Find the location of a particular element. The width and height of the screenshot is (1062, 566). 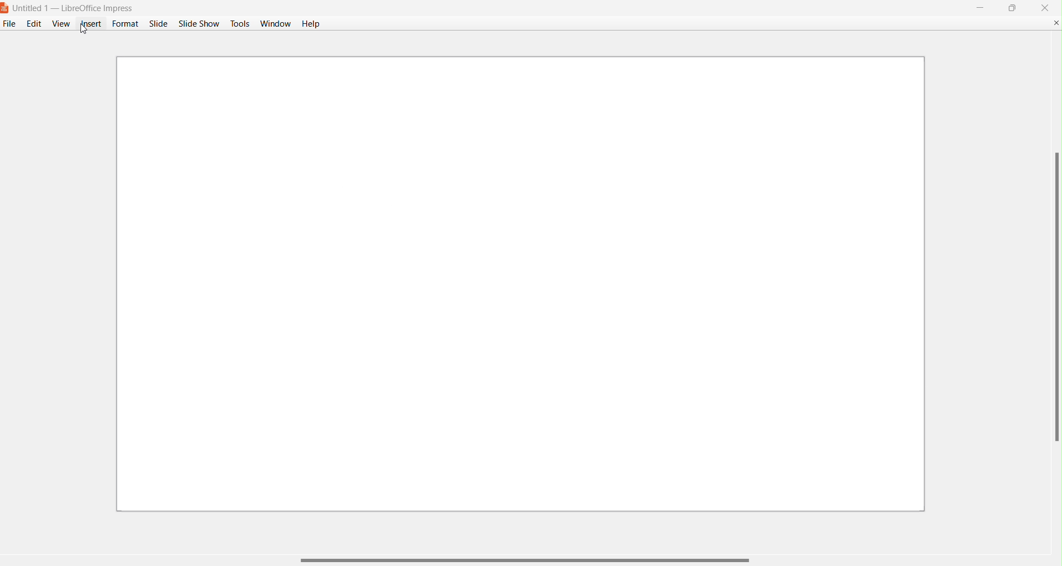

Insert is located at coordinates (89, 26).